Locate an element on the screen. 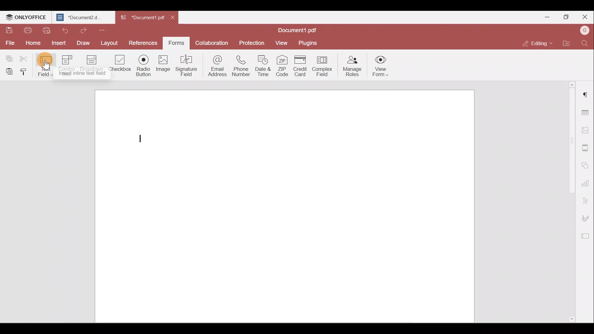 The height and width of the screenshot is (334, 594). Cut is located at coordinates (26, 57).